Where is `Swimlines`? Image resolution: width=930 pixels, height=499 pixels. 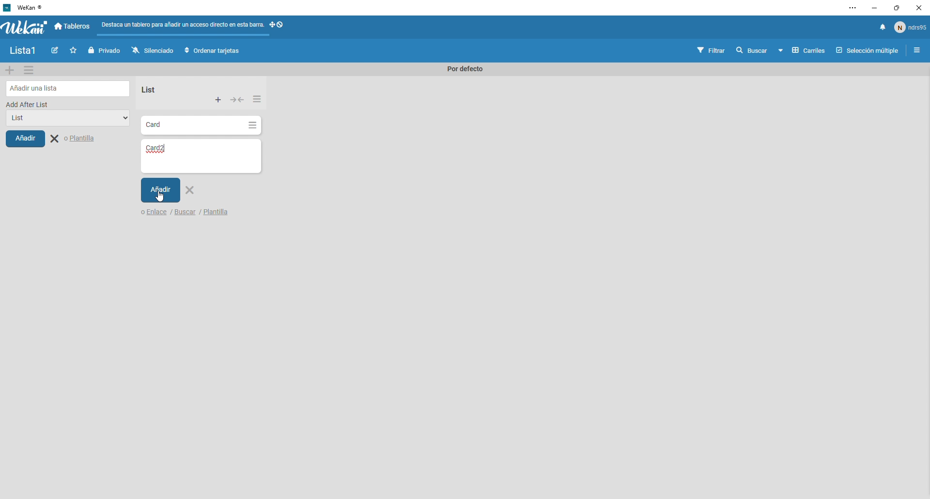
Swimlines is located at coordinates (801, 51).